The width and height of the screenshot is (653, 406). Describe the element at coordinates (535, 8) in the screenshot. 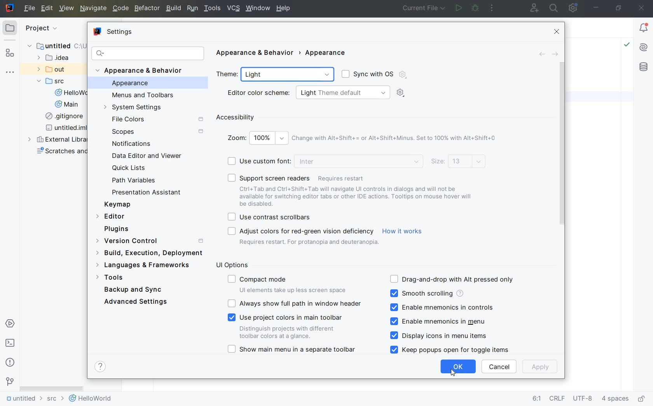

I see `CODE WITH ME` at that location.